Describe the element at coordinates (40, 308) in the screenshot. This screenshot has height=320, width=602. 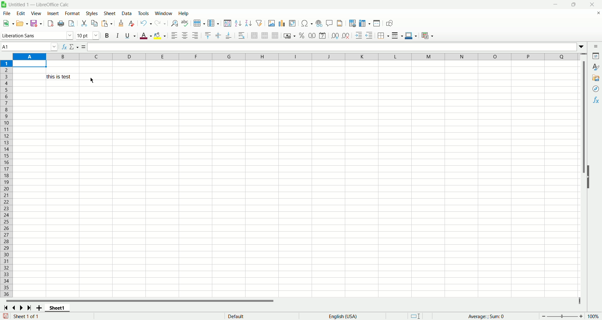
I see `new sheet` at that location.